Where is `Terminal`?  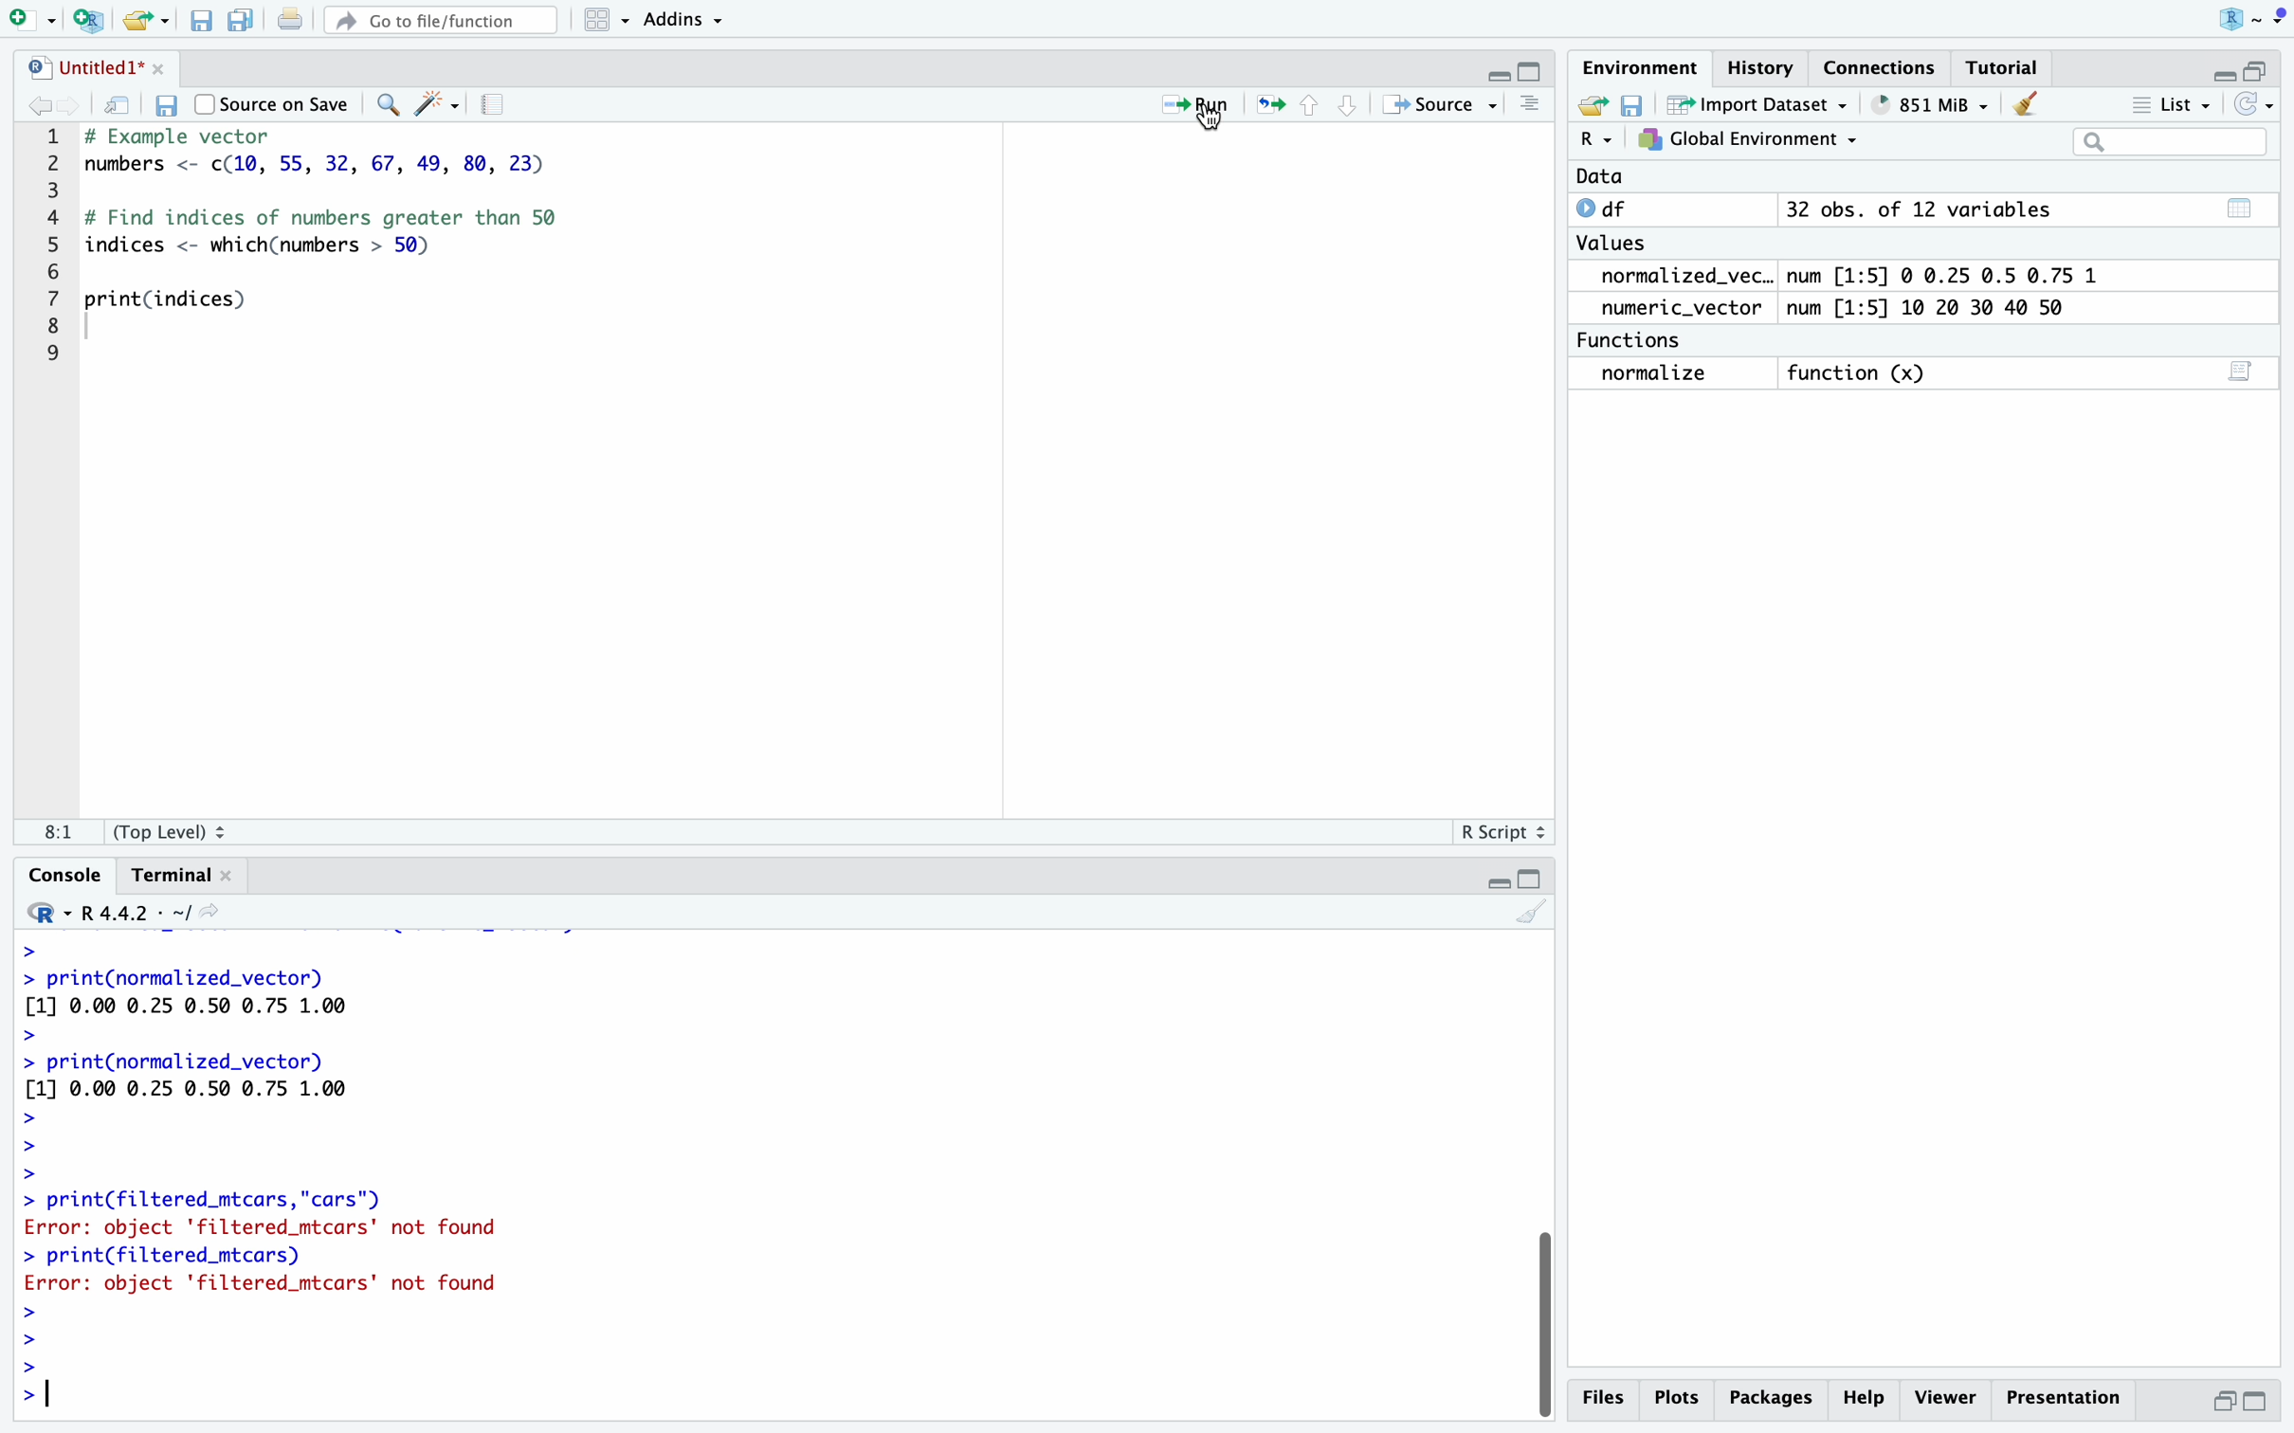 Terminal is located at coordinates (178, 877).